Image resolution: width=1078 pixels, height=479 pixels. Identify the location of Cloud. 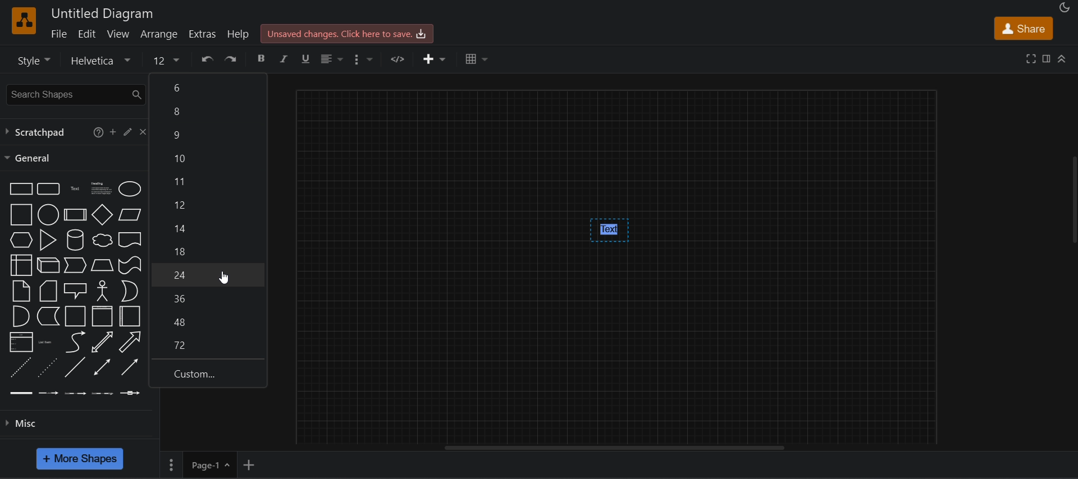
(103, 240).